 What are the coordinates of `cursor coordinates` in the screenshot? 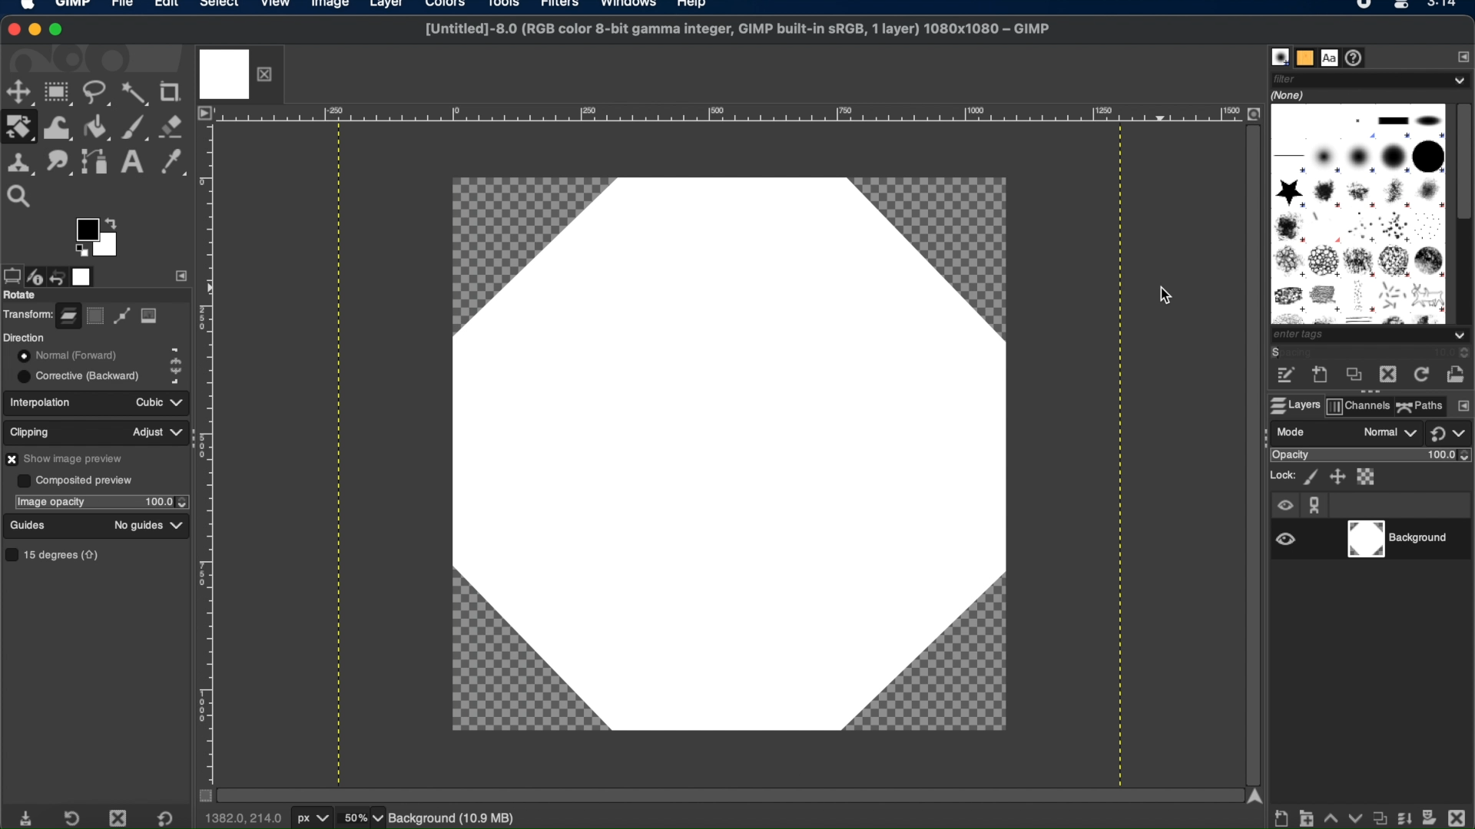 It's located at (245, 818).